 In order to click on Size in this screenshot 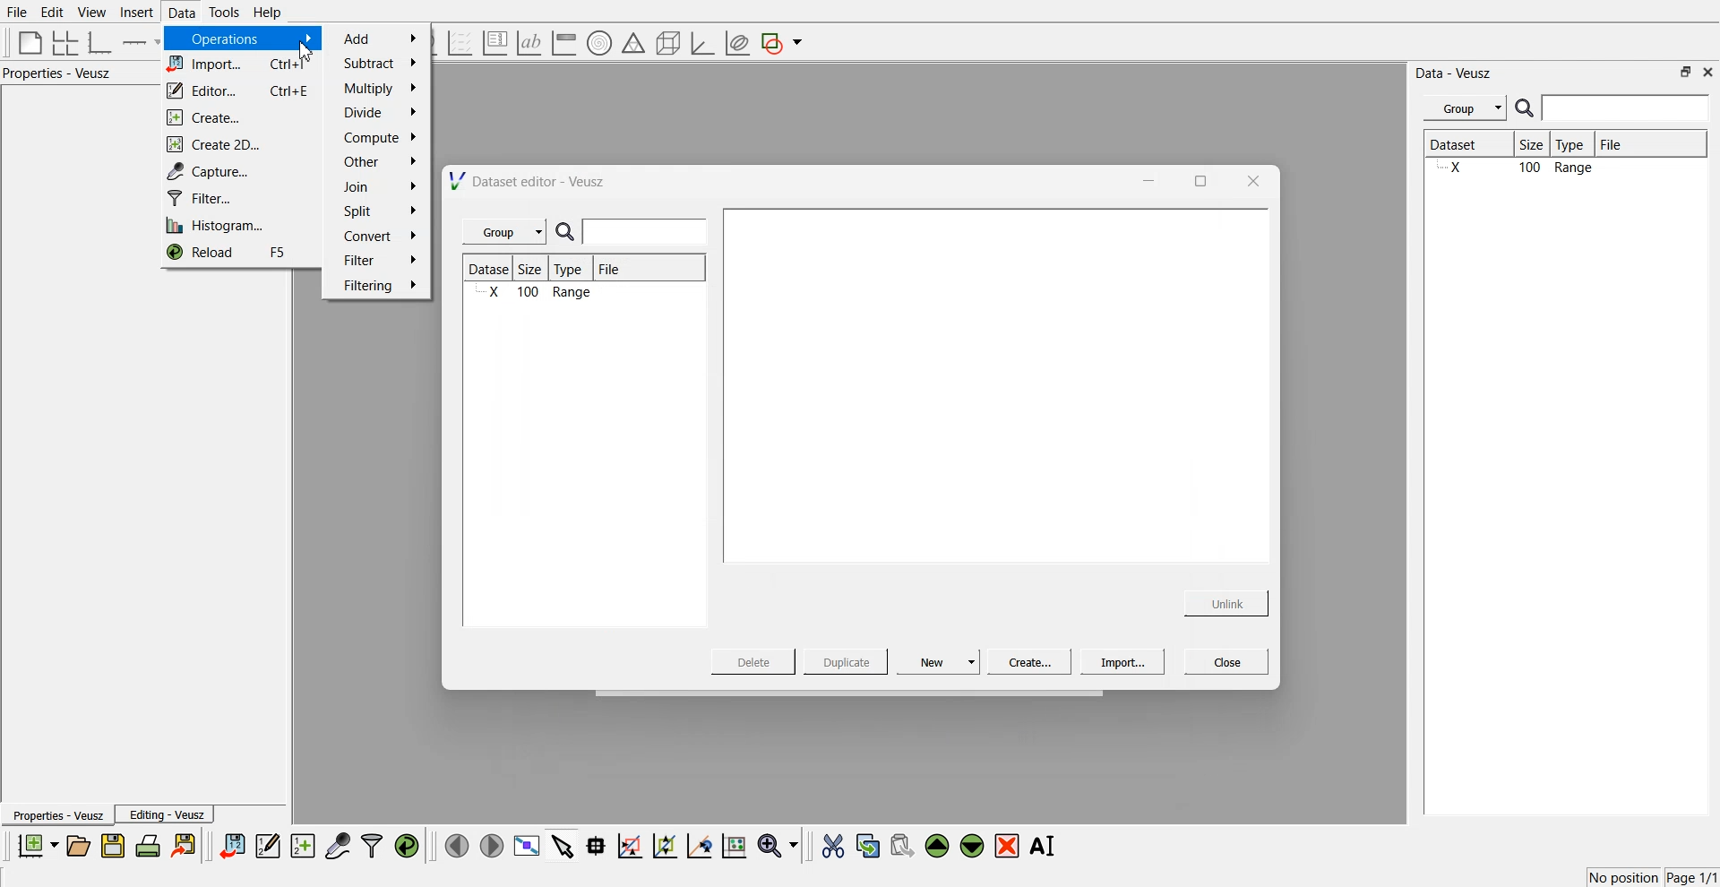, I will do `click(1536, 146)`.